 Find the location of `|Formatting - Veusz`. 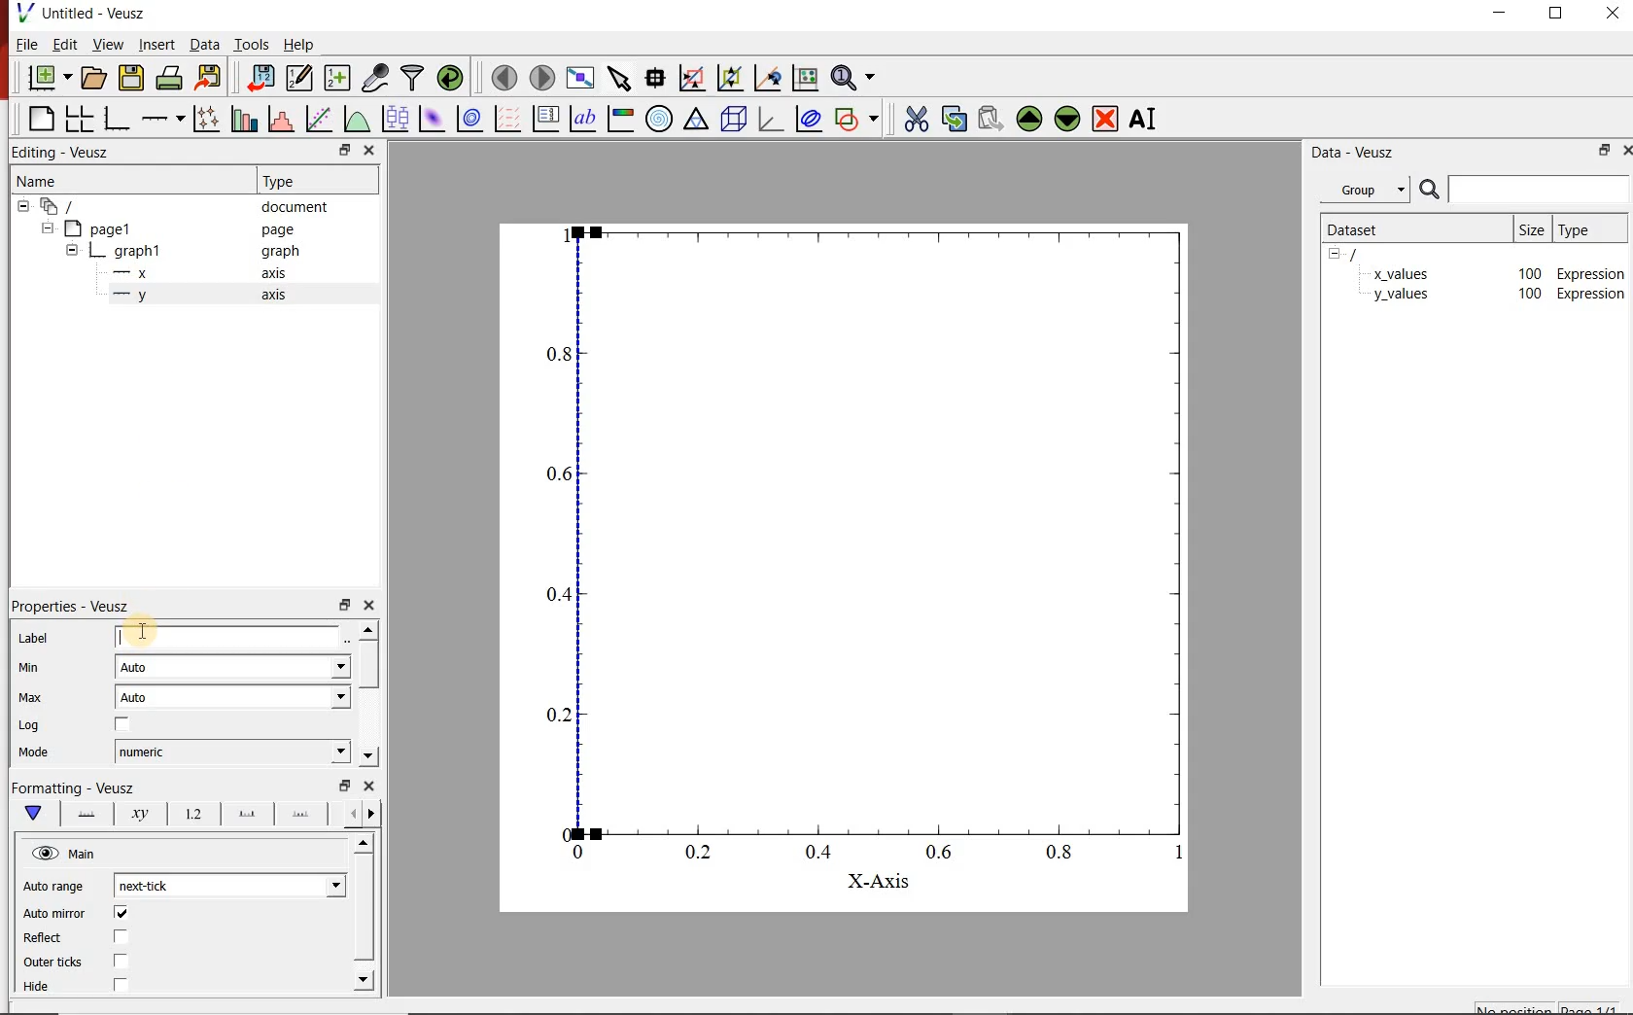

|Formatting - Veusz is located at coordinates (83, 787).